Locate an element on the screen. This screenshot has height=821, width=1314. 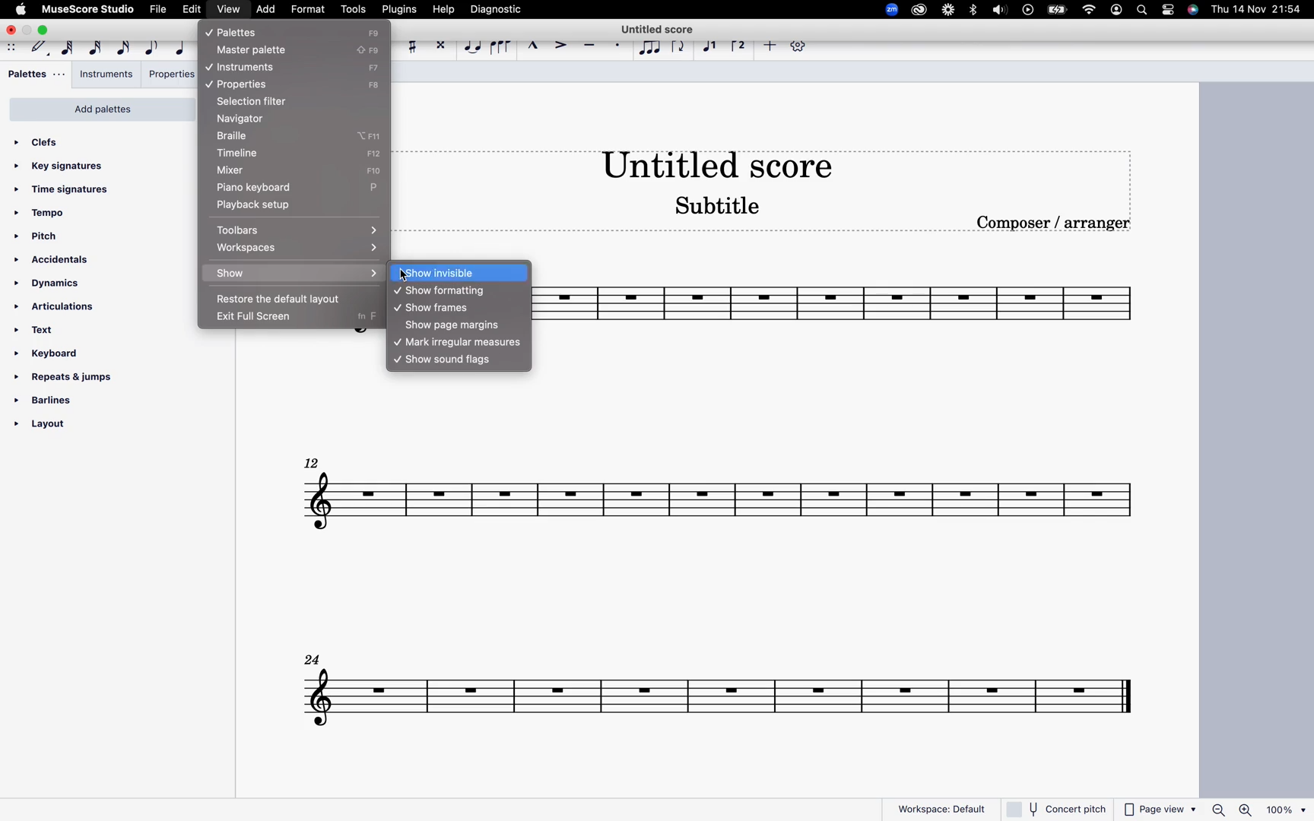
articulations is located at coordinates (61, 306).